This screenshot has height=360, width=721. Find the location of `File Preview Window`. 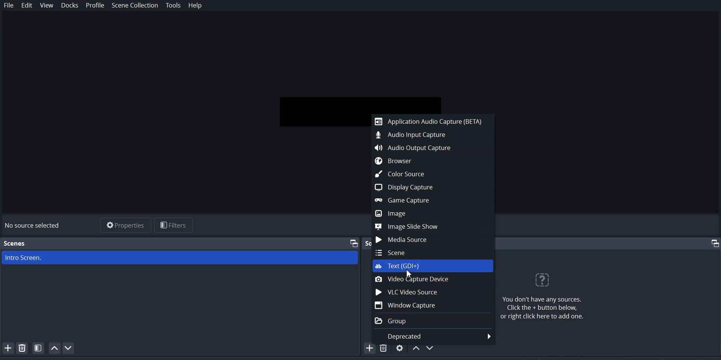

File Preview Window is located at coordinates (362, 100).